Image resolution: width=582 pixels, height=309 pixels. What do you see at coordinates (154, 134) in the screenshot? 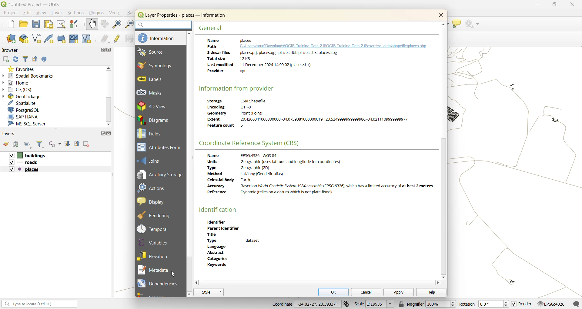
I see `fields` at bounding box center [154, 134].